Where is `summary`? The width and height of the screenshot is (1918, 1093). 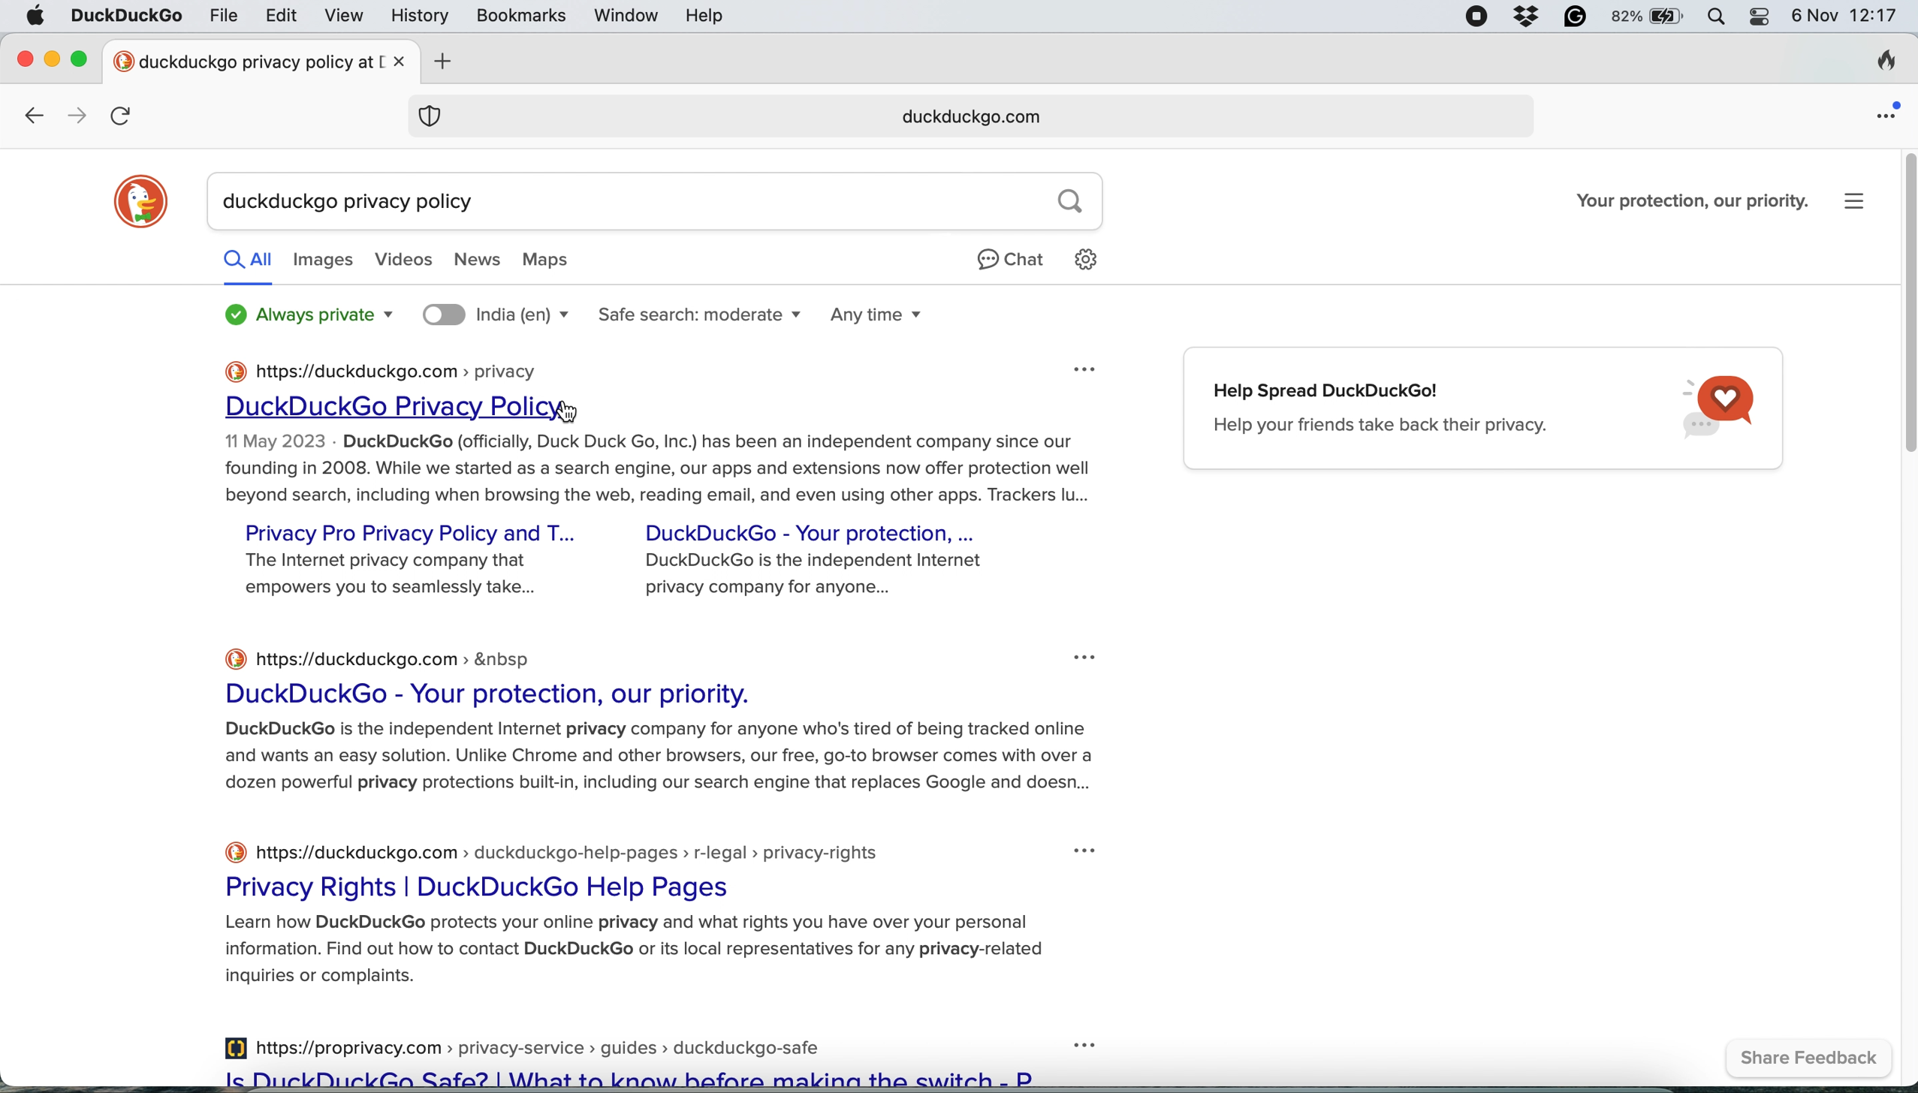 summary is located at coordinates (650, 951).